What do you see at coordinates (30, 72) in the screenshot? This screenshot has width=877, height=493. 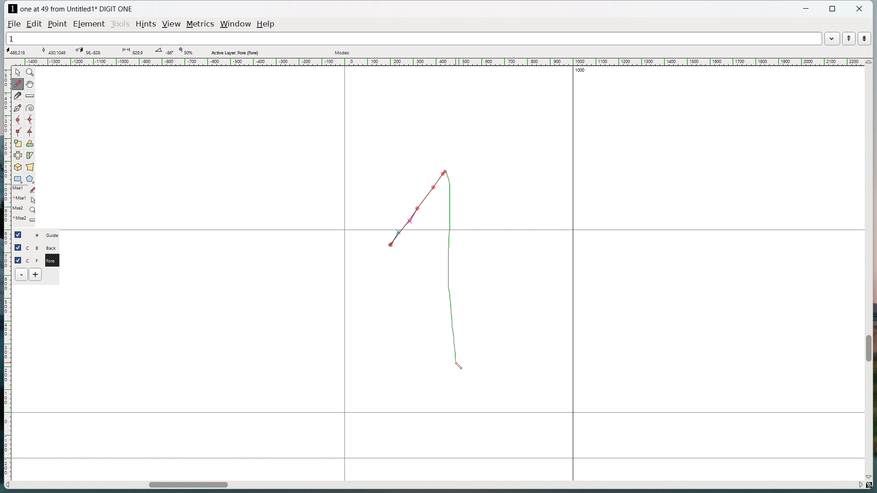 I see `magnify` at bounding box center [30, 72].